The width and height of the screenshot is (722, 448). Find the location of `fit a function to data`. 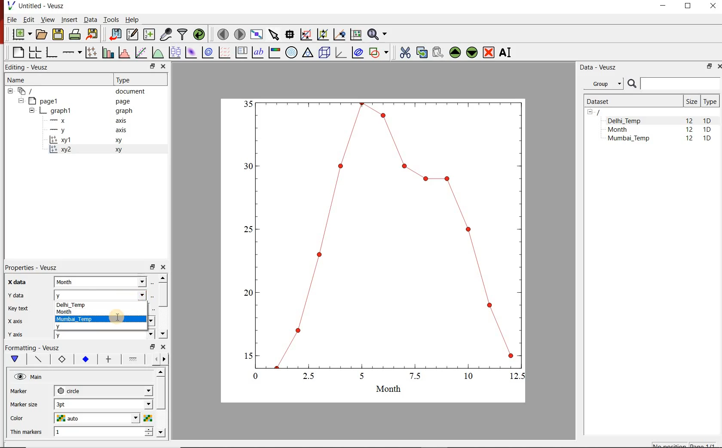

fit a function to data is located at coordinates (141, 52).